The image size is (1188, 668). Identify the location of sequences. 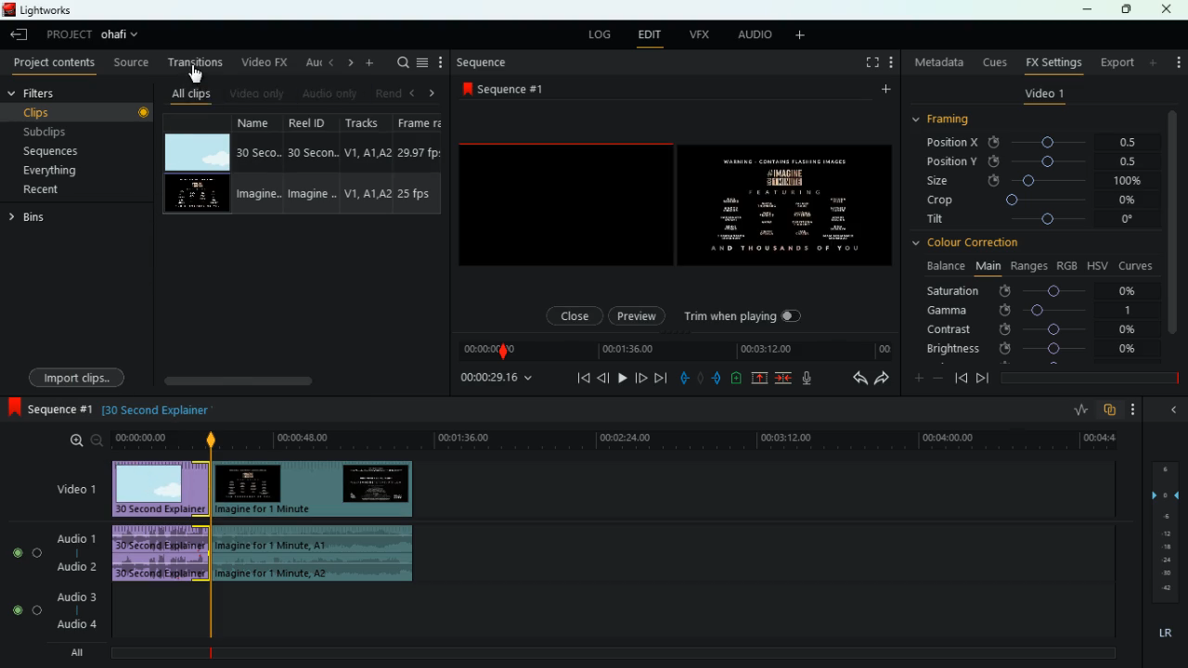
(72, 151).